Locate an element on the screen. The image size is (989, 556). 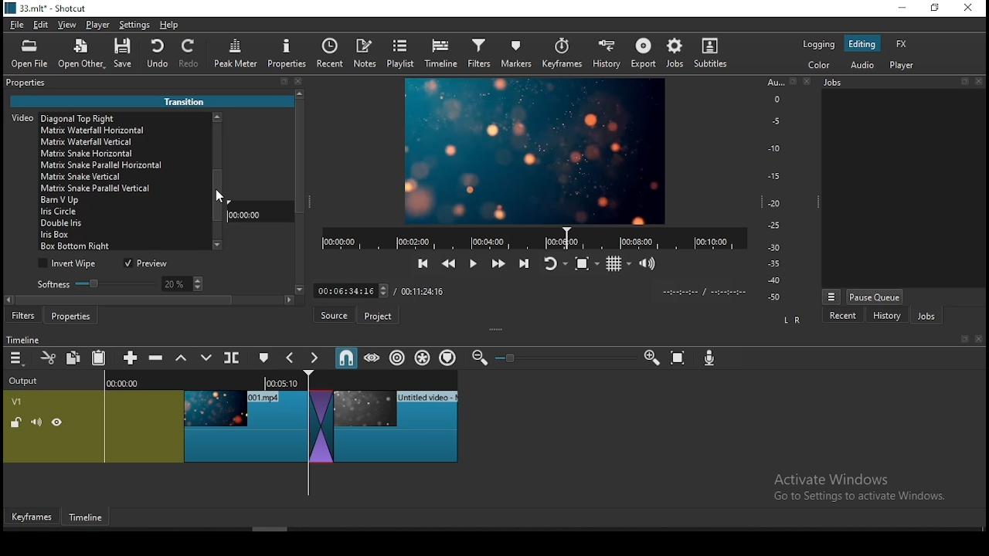
ripple markers is located at coordinates (447, 358).